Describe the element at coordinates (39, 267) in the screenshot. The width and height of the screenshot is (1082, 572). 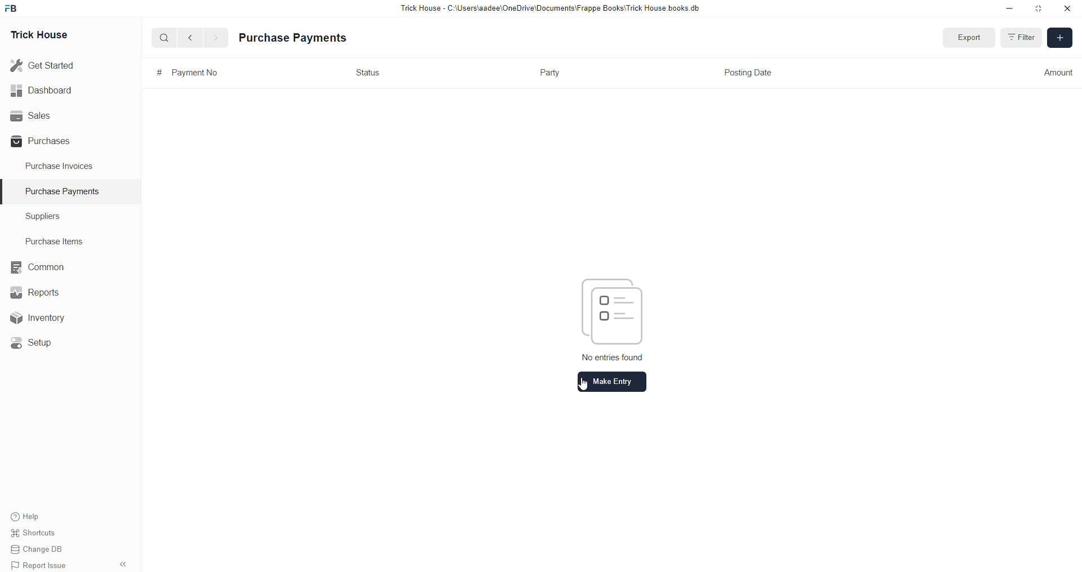
I see `common` at that location.